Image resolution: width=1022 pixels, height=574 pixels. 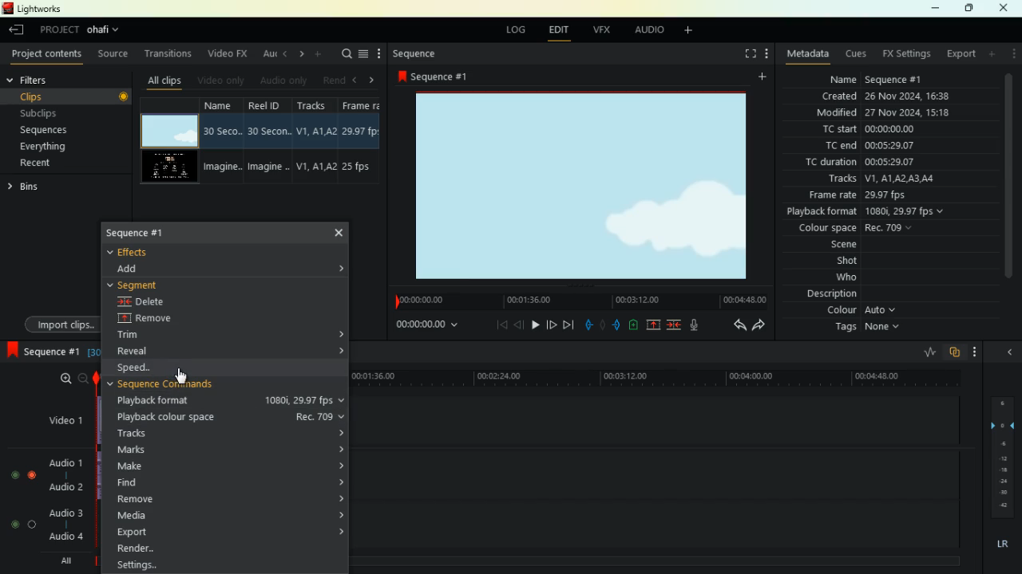 What do you see at coordinates (552, 326) in the screenshot?
I see `forward` at bounding box center [552, 326].